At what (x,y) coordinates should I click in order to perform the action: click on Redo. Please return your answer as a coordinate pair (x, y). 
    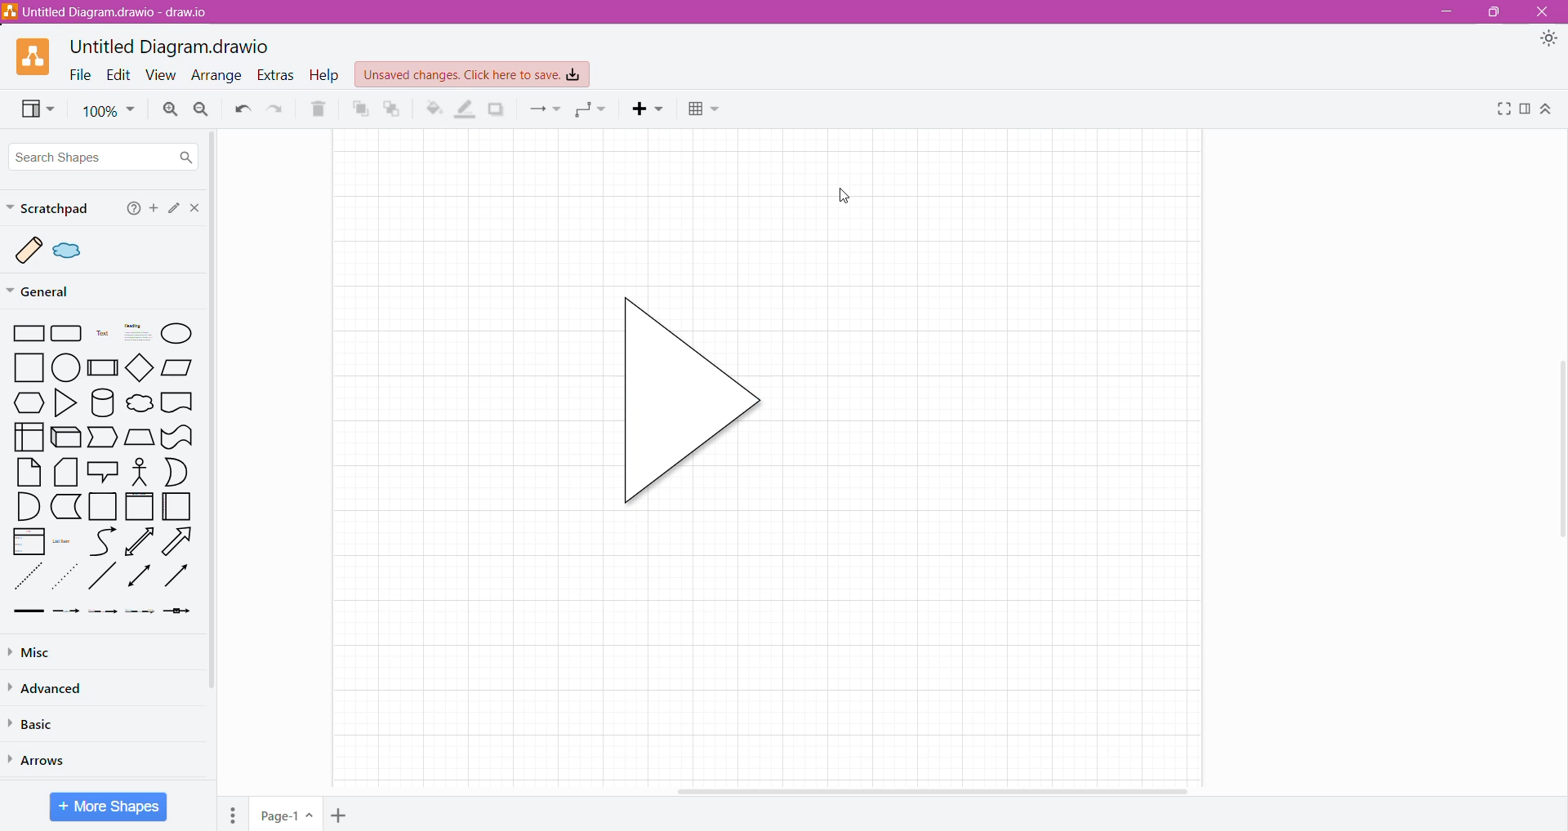
    Looking at the image, I should click on (276, 109).